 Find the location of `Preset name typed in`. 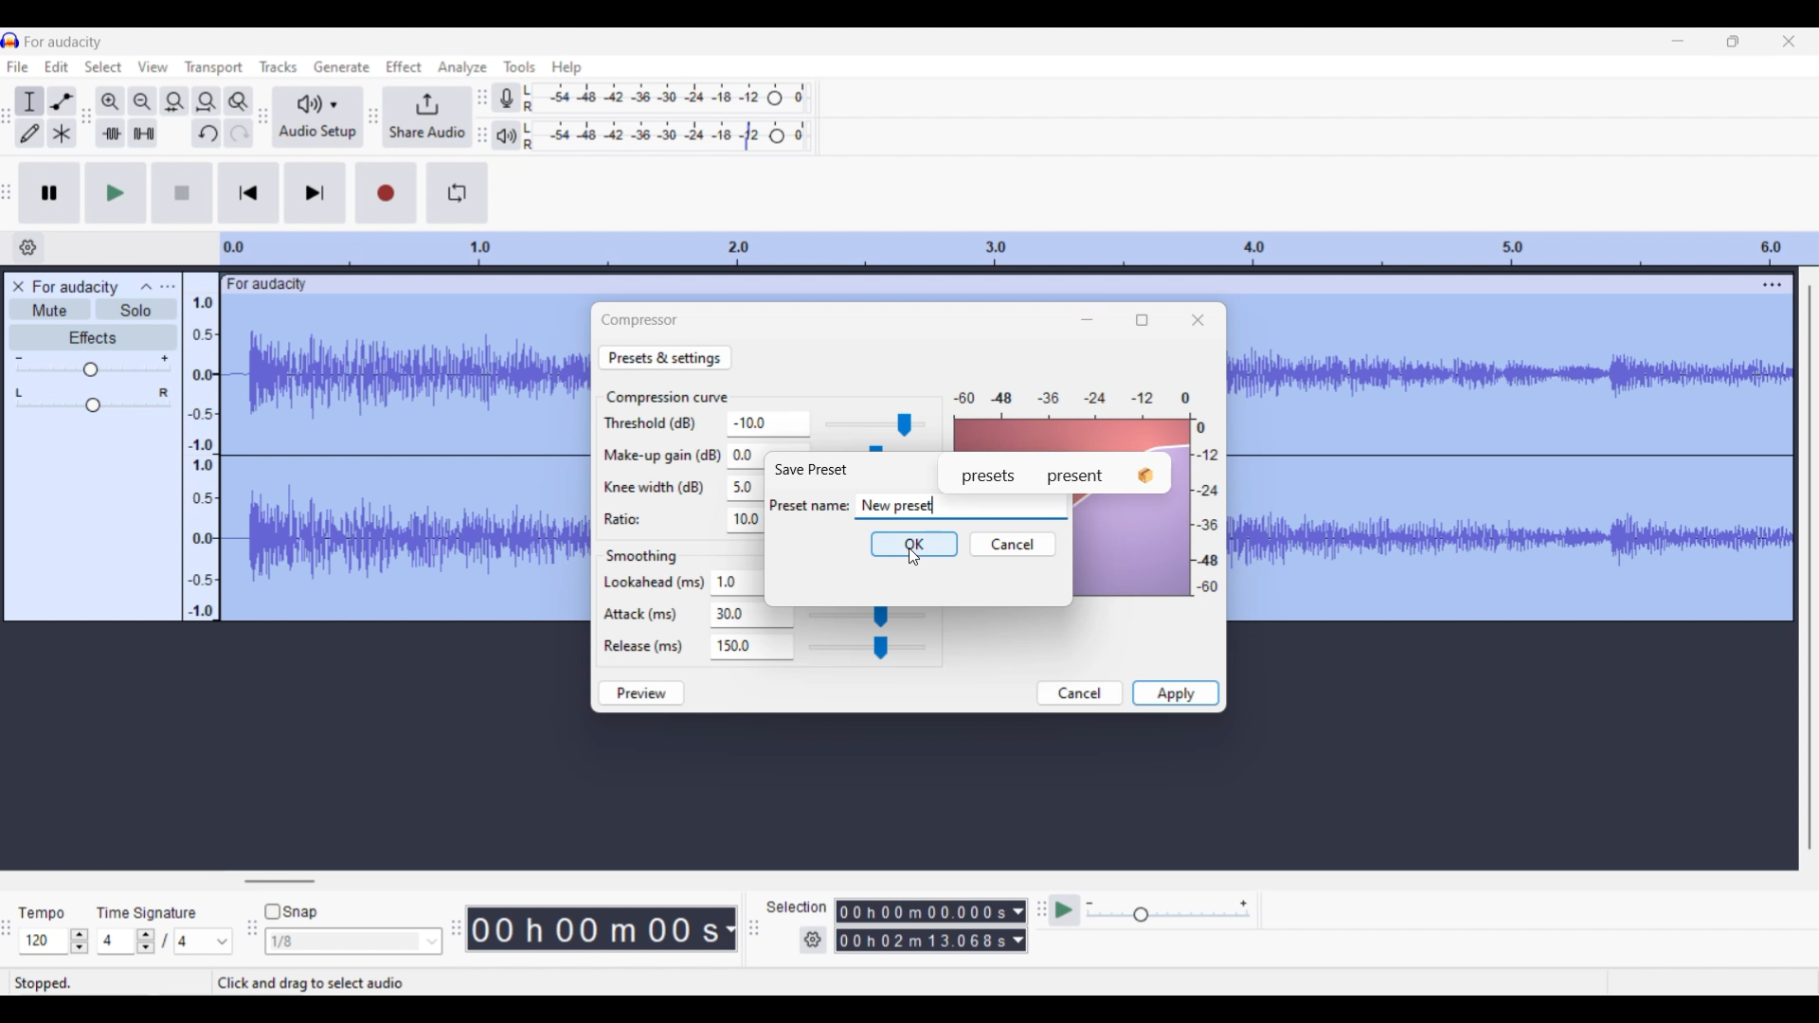

Preset name typed in is located at coordinates (898, 505).